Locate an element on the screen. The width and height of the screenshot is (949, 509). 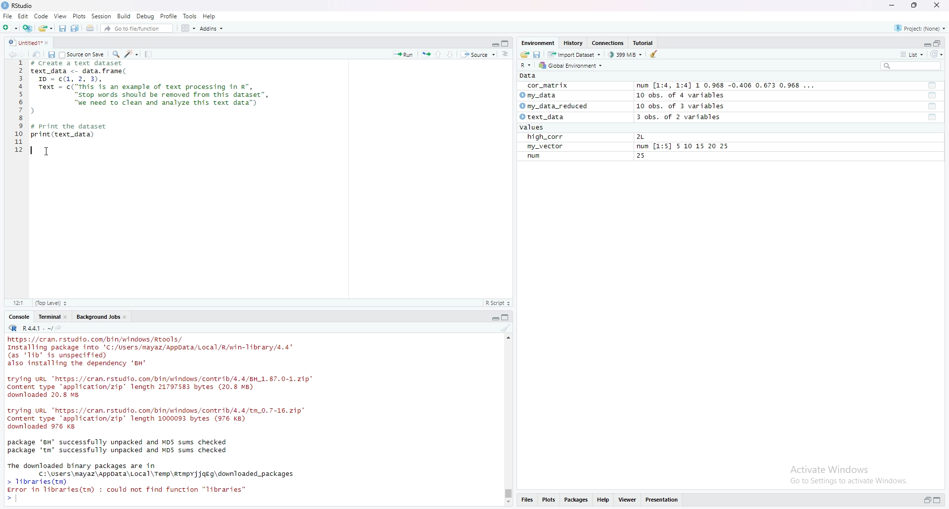
project(None) is located at coordinates (920, 28).